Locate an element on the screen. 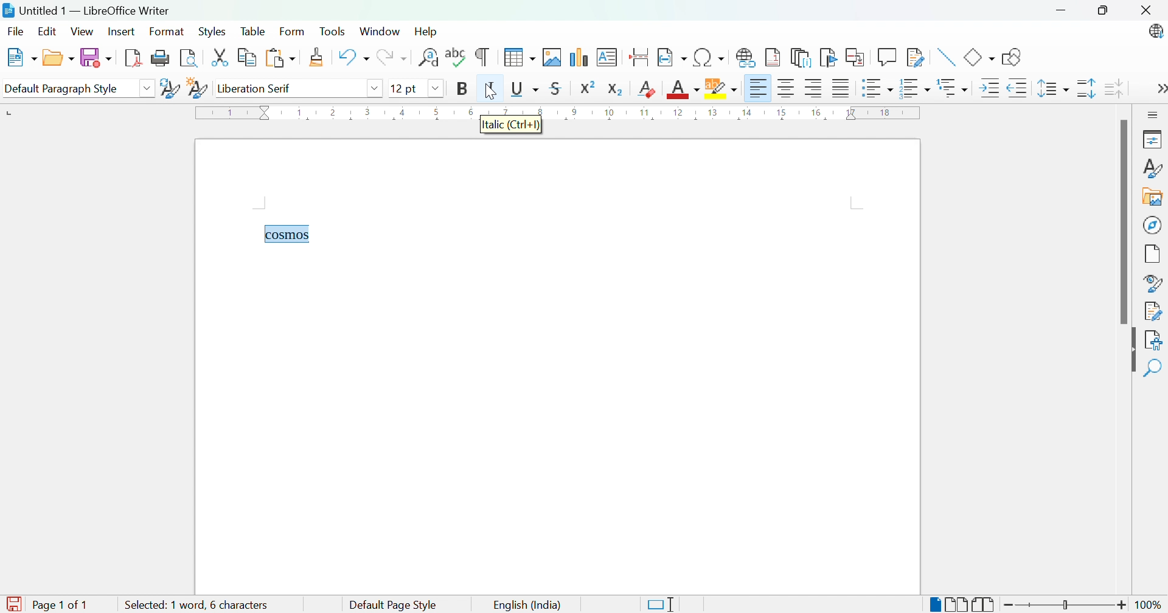  100% is located at coordinates (1151, 606).